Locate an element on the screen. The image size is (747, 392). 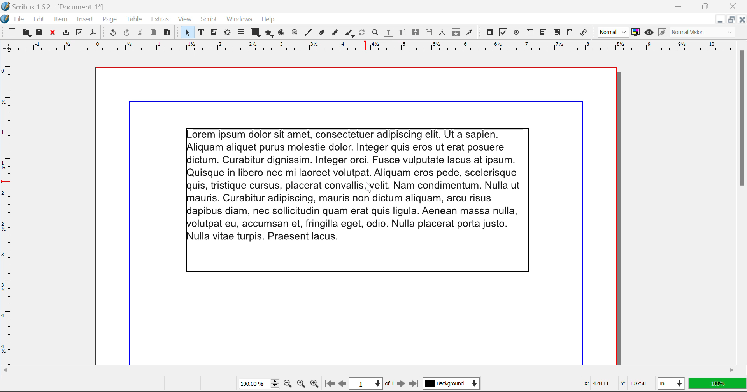
First Page is located at coordinates (329, 384).